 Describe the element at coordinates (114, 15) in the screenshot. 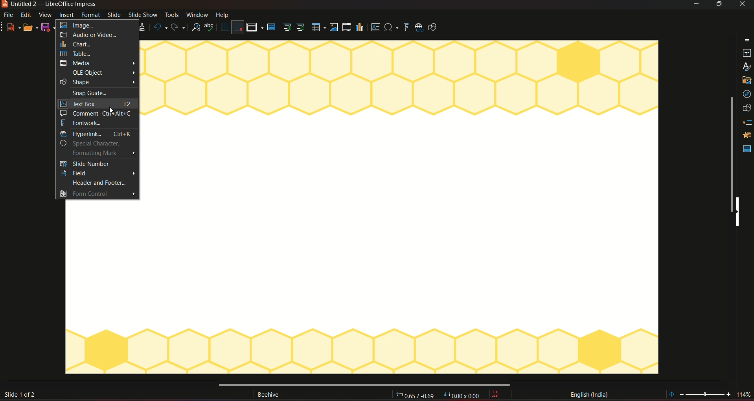

I see `slide` at that location.